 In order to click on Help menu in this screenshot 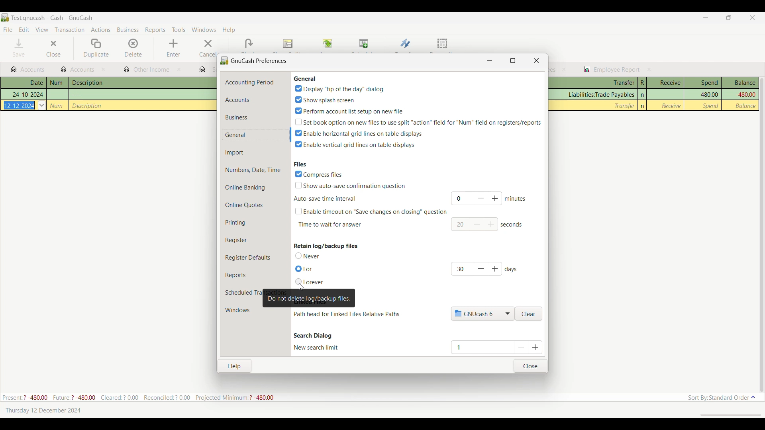, I will do `click(229, 30)`.